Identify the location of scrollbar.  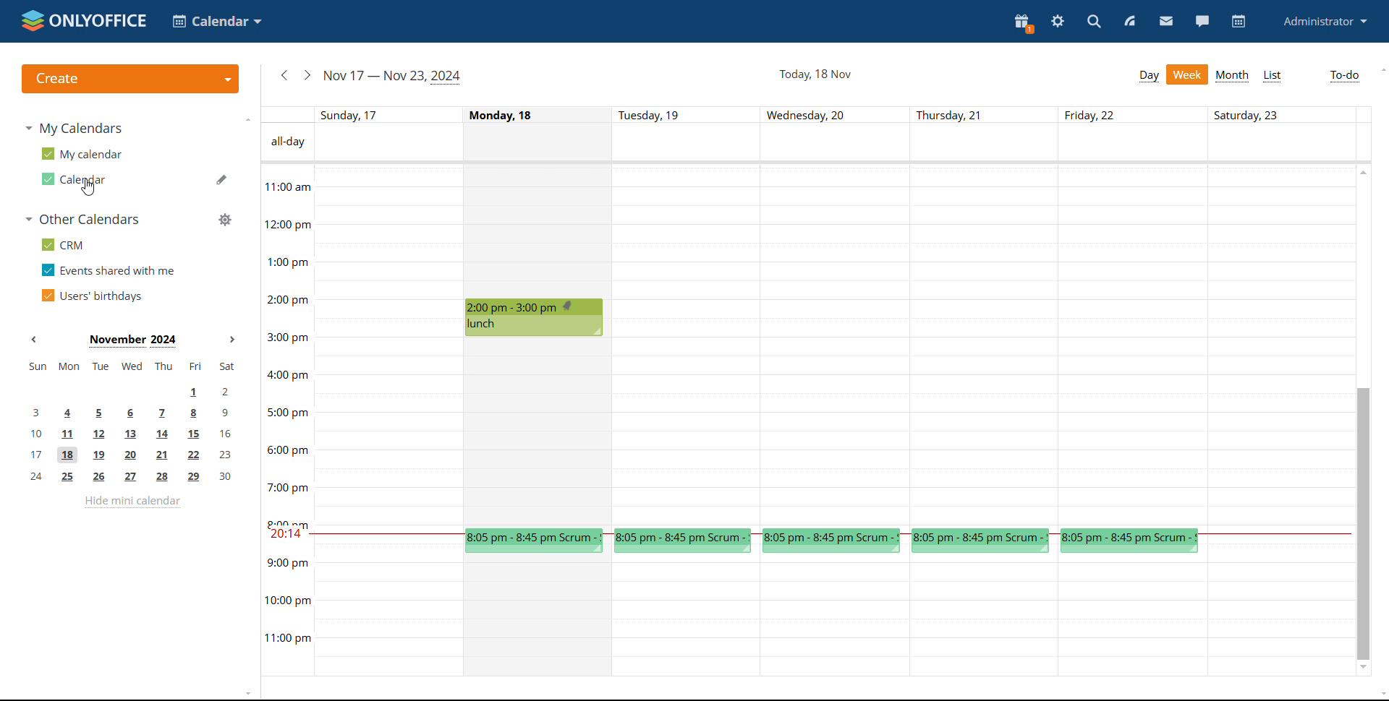
(1362, 524).